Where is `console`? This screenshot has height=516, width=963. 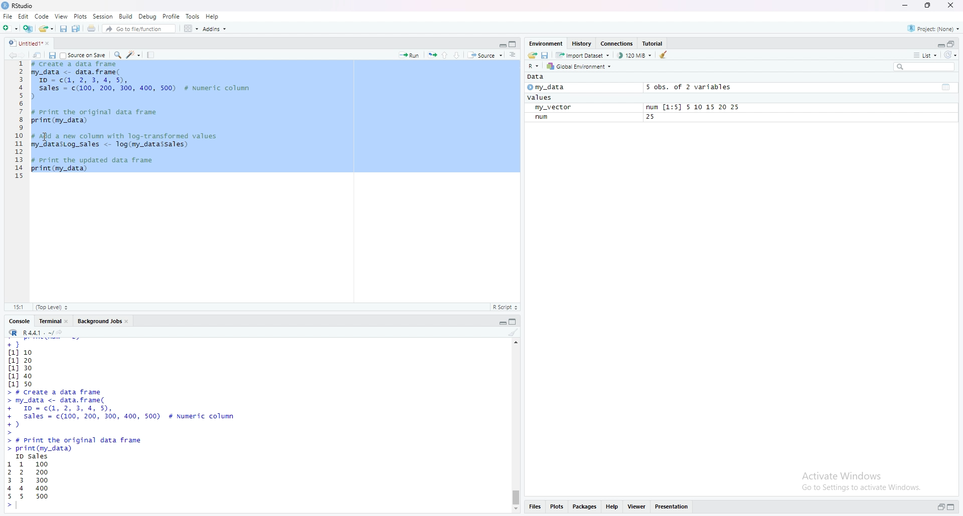
console is located at coordinates (17, 320).